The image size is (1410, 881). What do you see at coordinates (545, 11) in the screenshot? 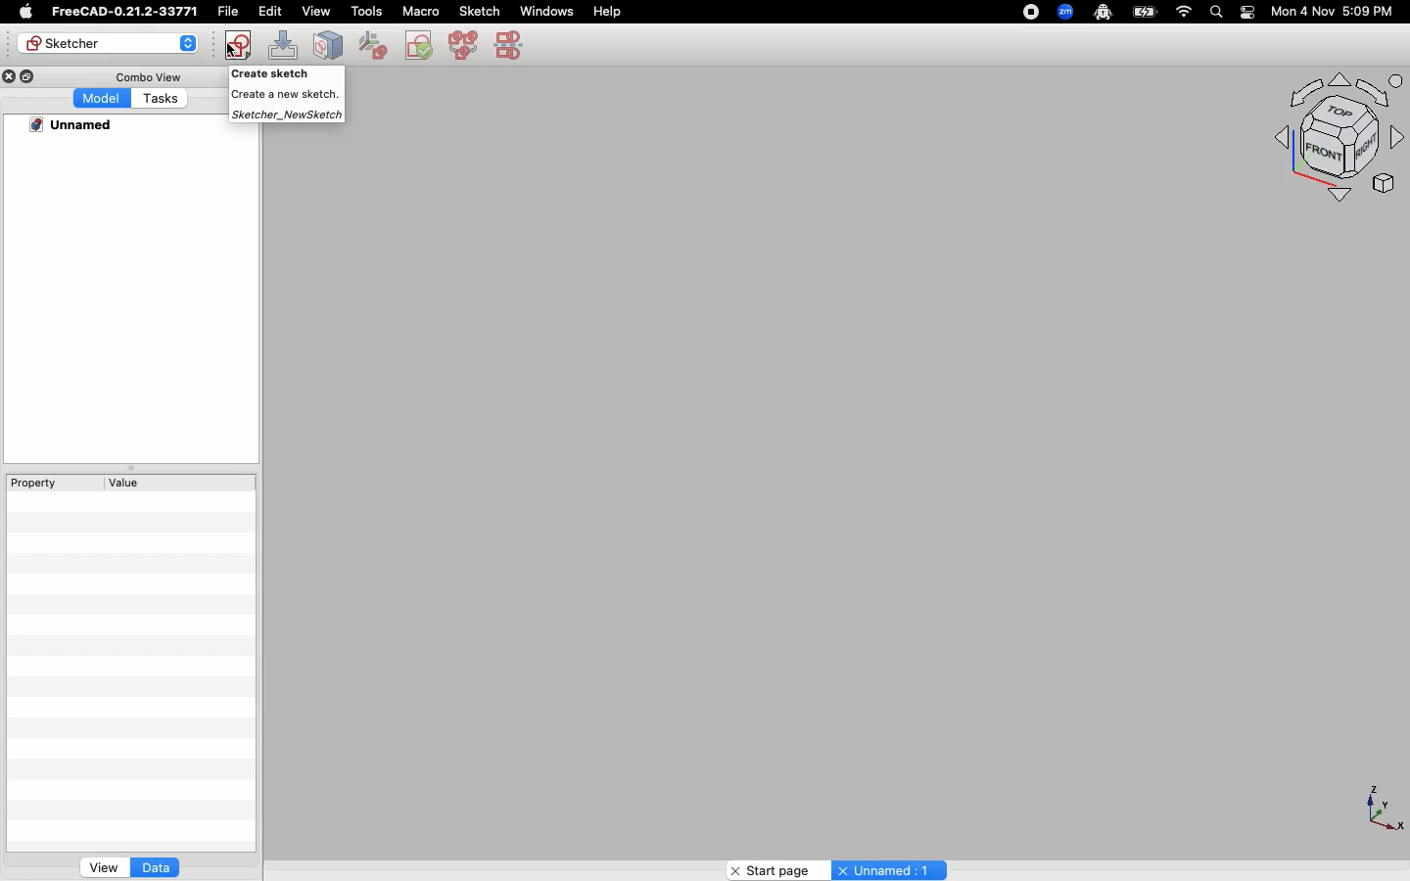
I see `Windows` at bounding box center [545, 11].